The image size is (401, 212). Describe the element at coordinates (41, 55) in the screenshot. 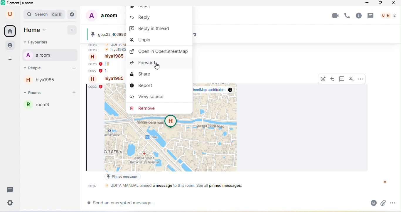

I see `a room` at that location.